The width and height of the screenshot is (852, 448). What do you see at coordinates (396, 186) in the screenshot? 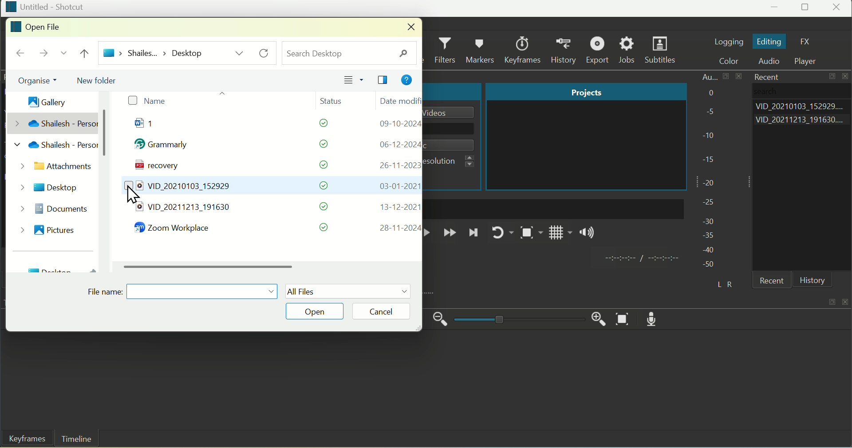
I see `date` at bounding box center [396, 186].